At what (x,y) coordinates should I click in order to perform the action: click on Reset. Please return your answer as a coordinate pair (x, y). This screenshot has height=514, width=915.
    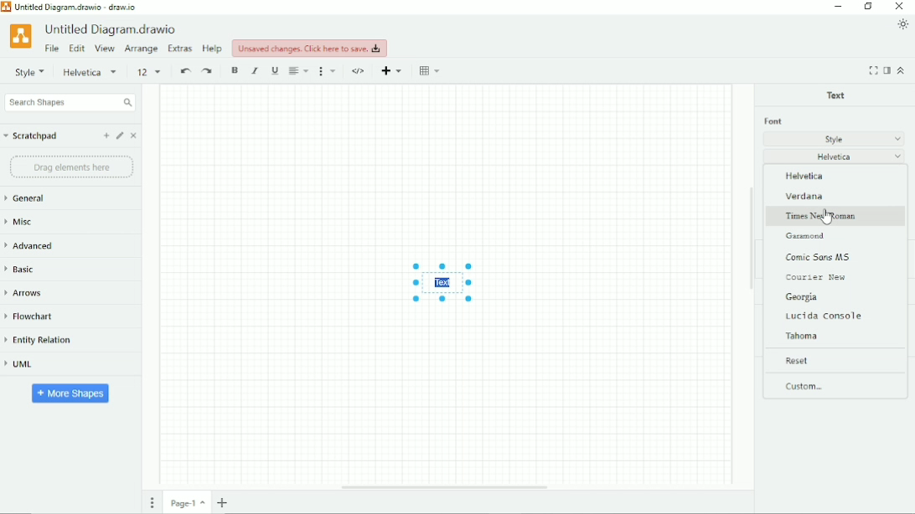
    Looking at the image, I should click on (798, 361).